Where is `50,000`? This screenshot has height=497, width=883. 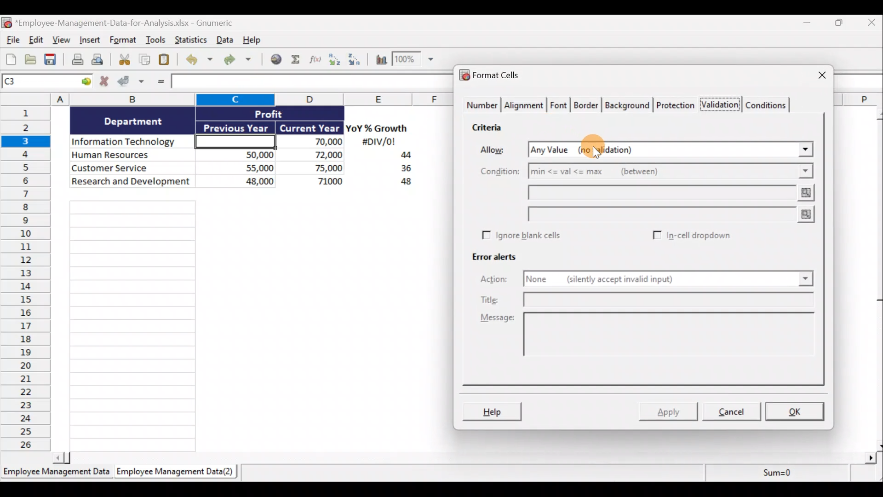 50,000 is located at coordinates (241, 154).